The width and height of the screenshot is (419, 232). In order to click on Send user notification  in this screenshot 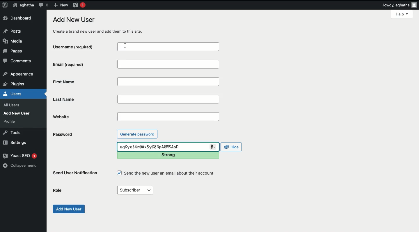, I will do `click(76, 174)`.